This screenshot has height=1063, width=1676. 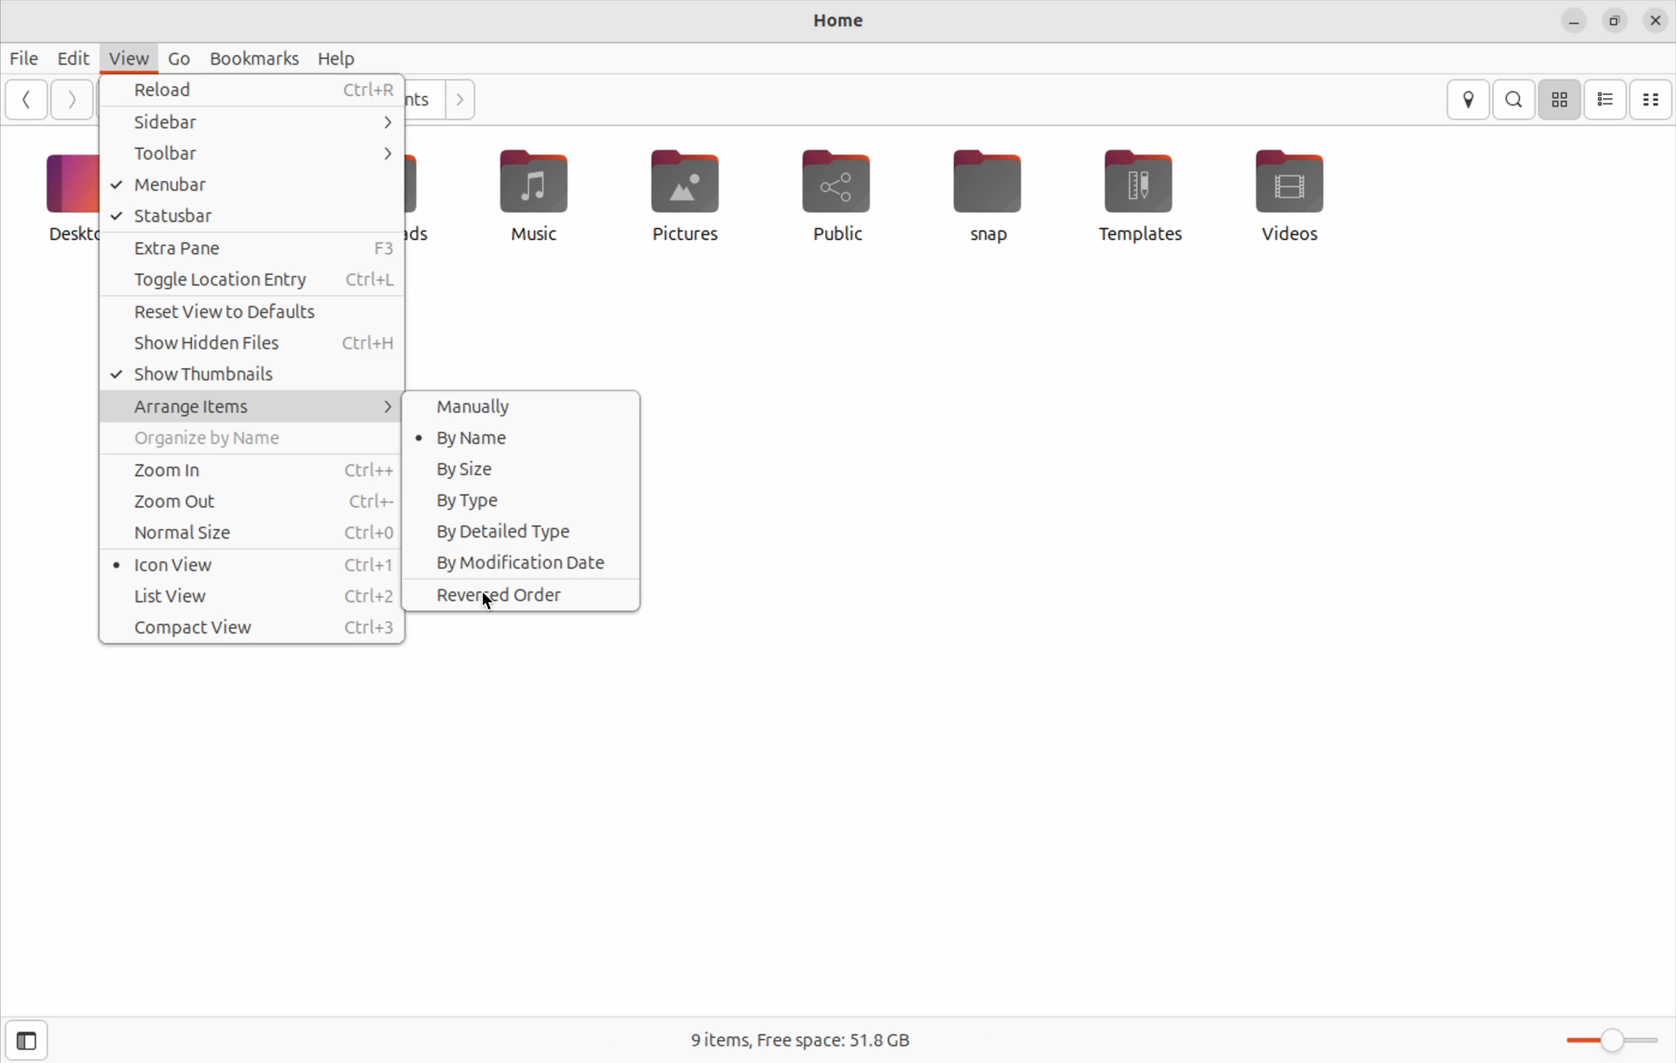 I want to click on by type, so click(x=520, y=501).